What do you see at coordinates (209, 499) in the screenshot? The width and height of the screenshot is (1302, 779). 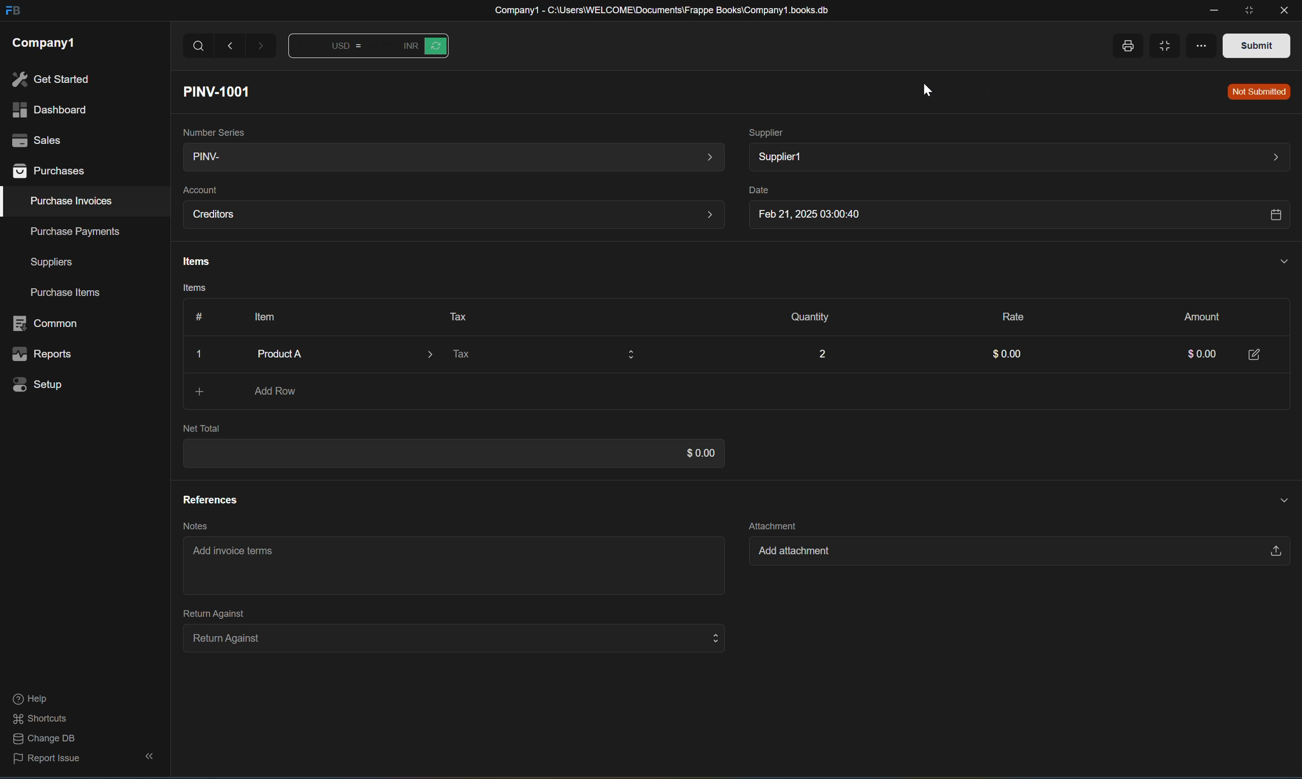 I see `References` at bounding box center [209, 499].